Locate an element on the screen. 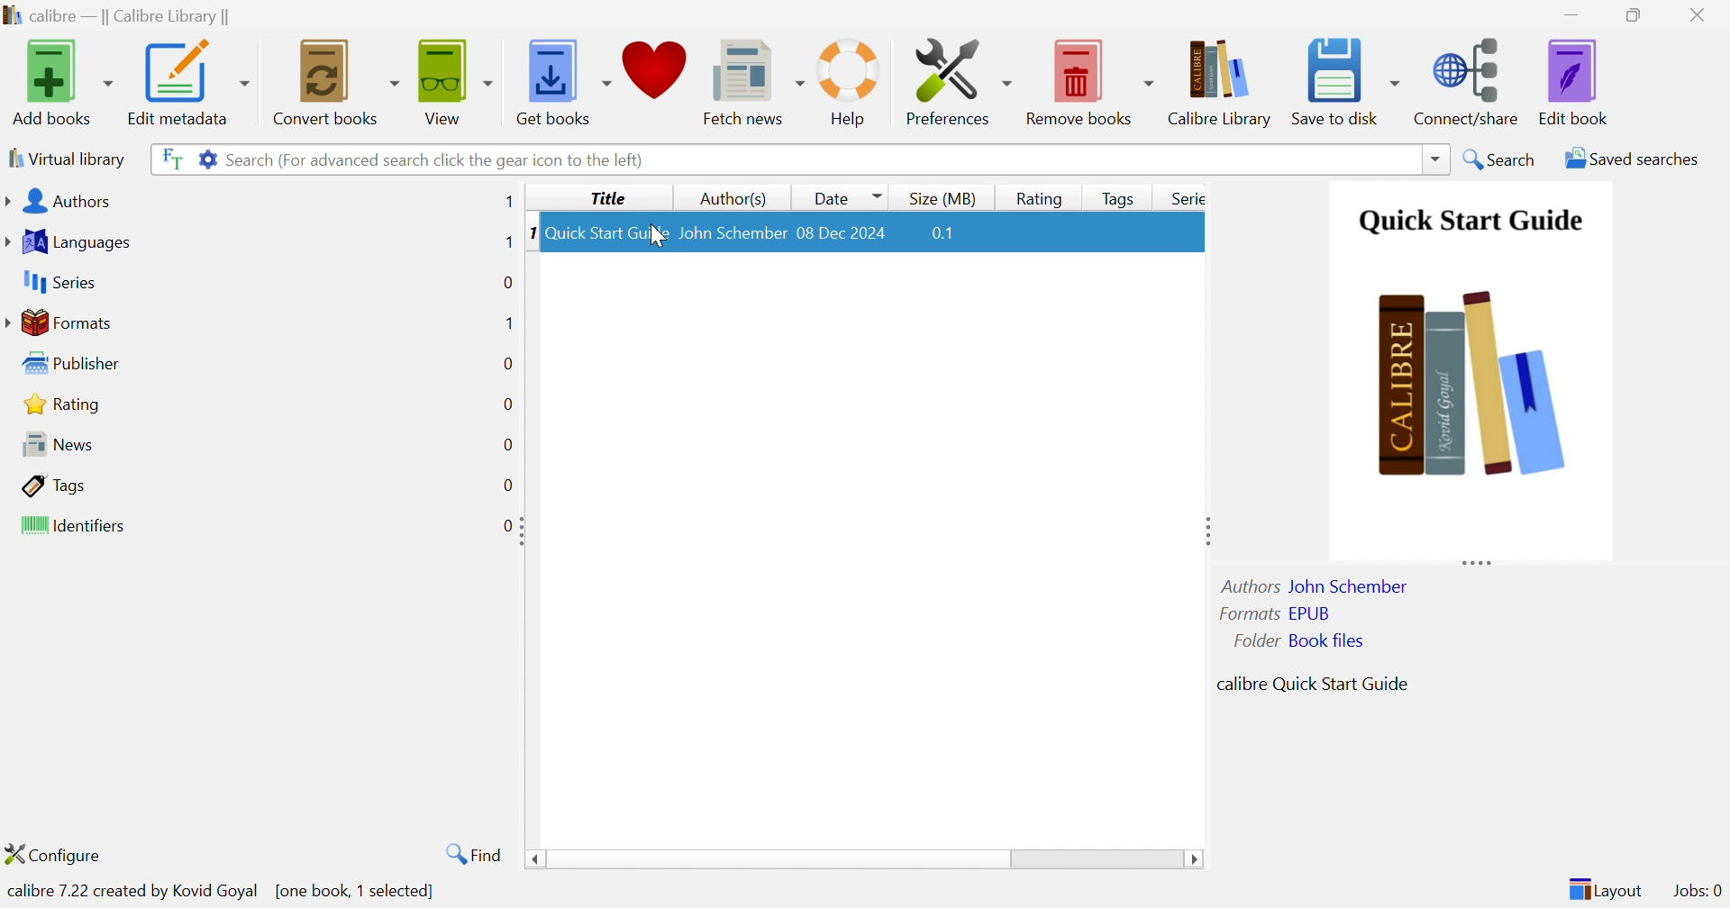 The width and height of the screenshot is (1730, 908). 08 Dec 2024 is located at coordinates (843, 230).